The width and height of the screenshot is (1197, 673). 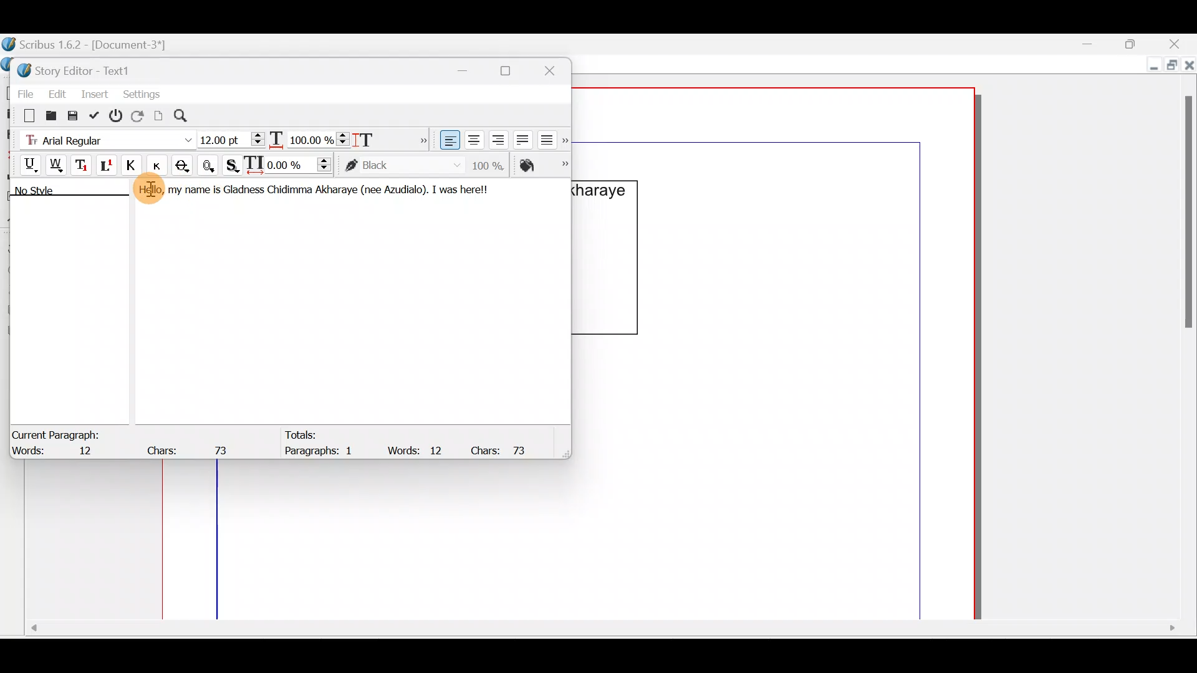 What do you see at coordinates (97, 113) in the screenshot?
I see `Update text frame and exit` at bounding box center [97, 113].